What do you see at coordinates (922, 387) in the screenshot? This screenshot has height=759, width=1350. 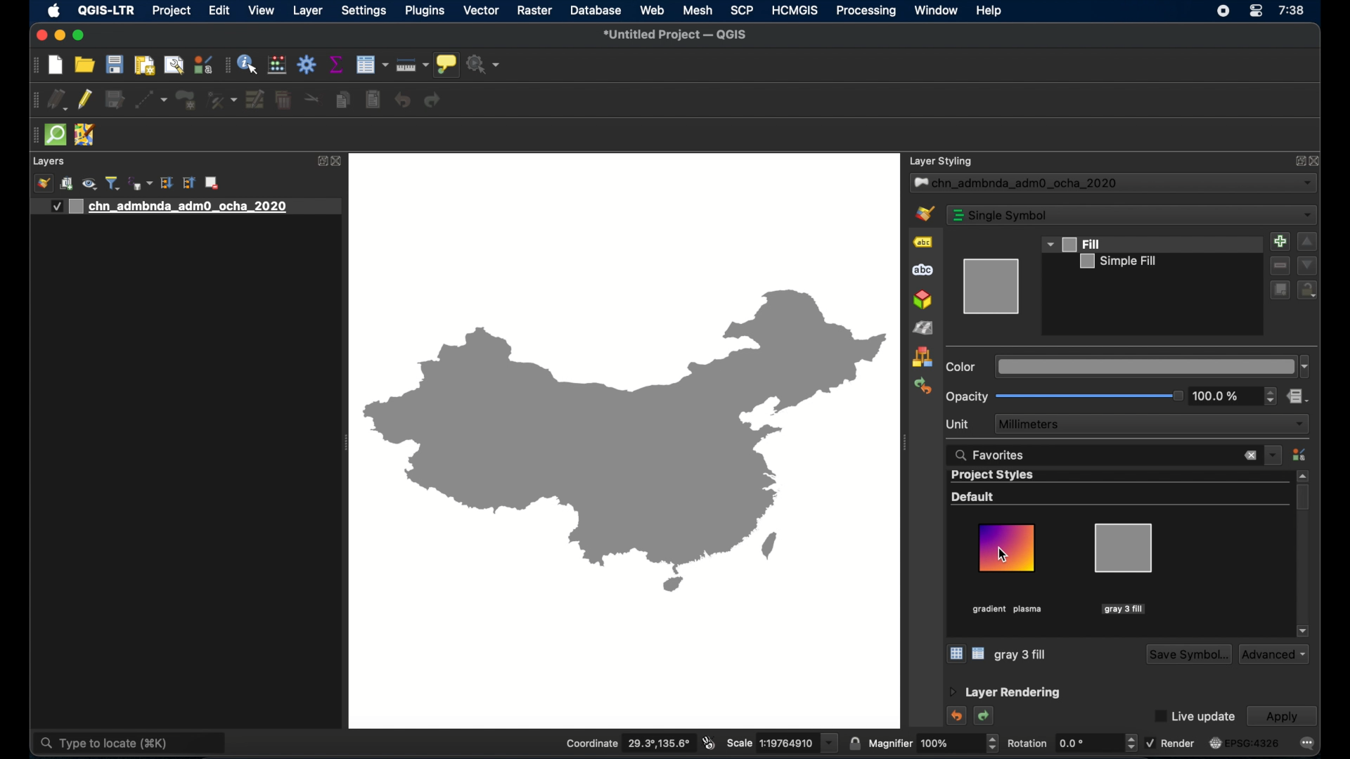 I see `history` at bounding box center [922, 387].